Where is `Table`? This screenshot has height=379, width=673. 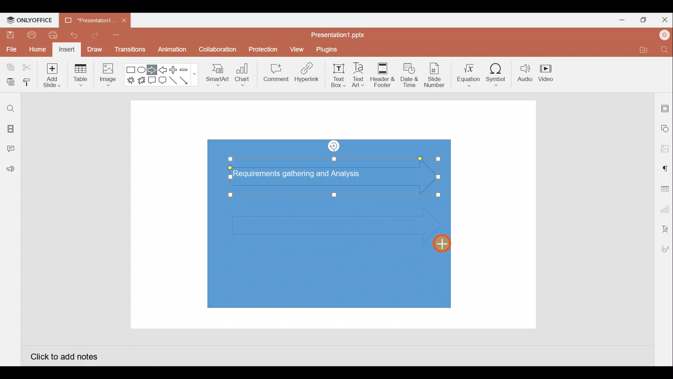 Table is located at coordinates (81, 76).